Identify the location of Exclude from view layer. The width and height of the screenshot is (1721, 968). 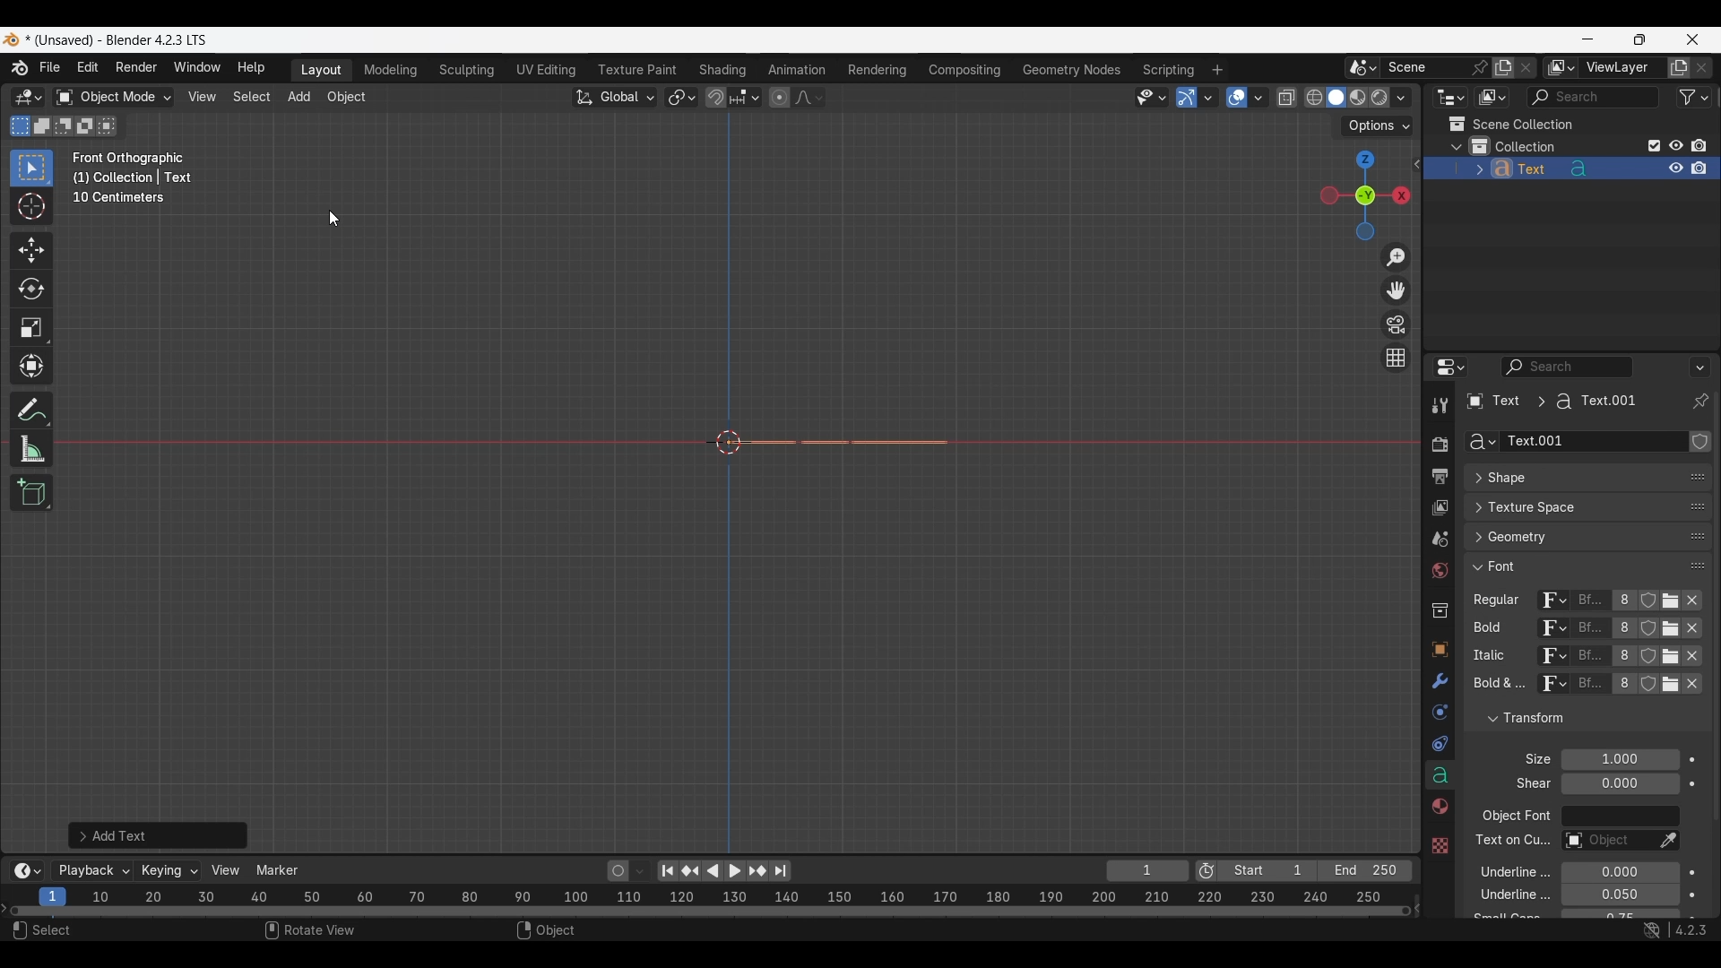
(1655, 145).